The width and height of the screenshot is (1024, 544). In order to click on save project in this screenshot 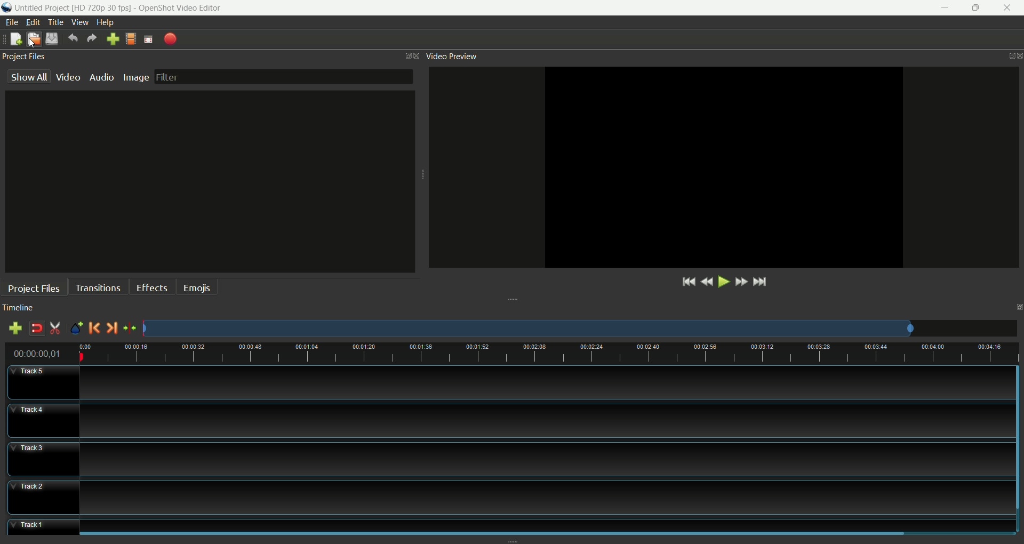, I will do `click(53, 39)`.